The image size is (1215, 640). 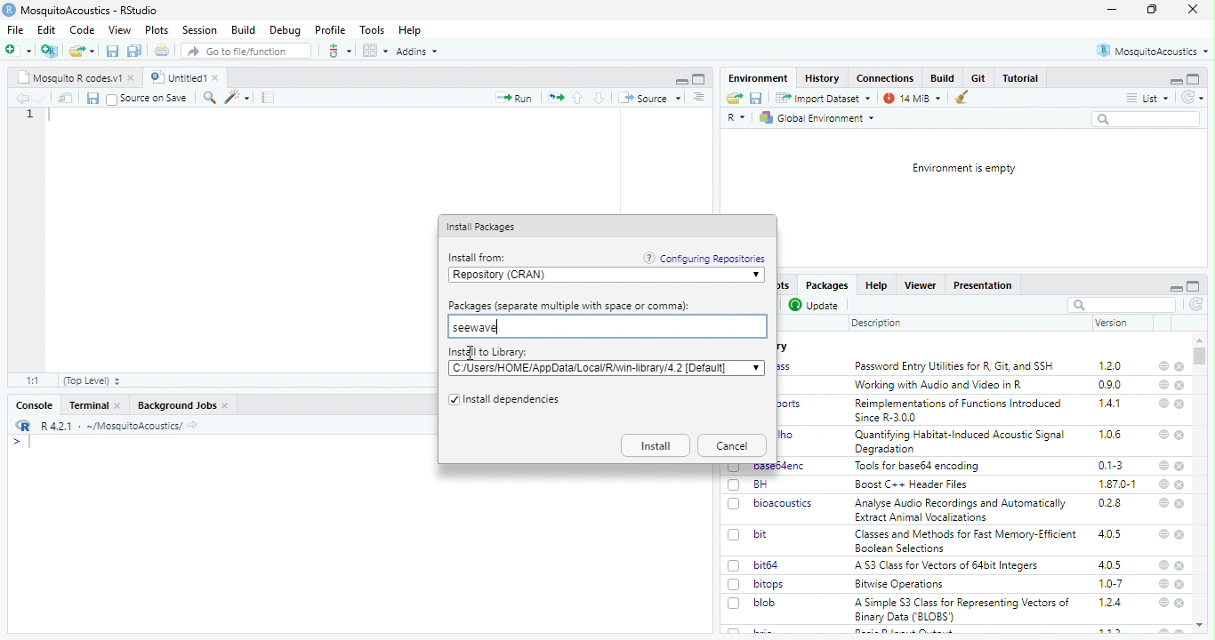 I want to click on close, so click(x=1181, y=504).